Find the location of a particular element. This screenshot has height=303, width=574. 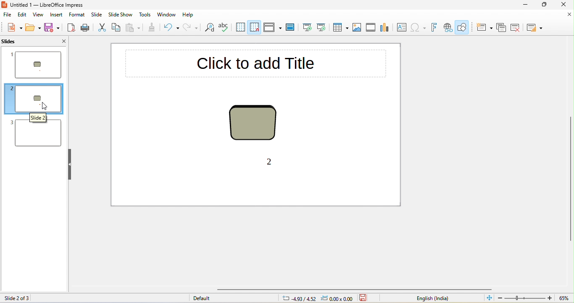

fontwork text is located at coordinates (434, 28).